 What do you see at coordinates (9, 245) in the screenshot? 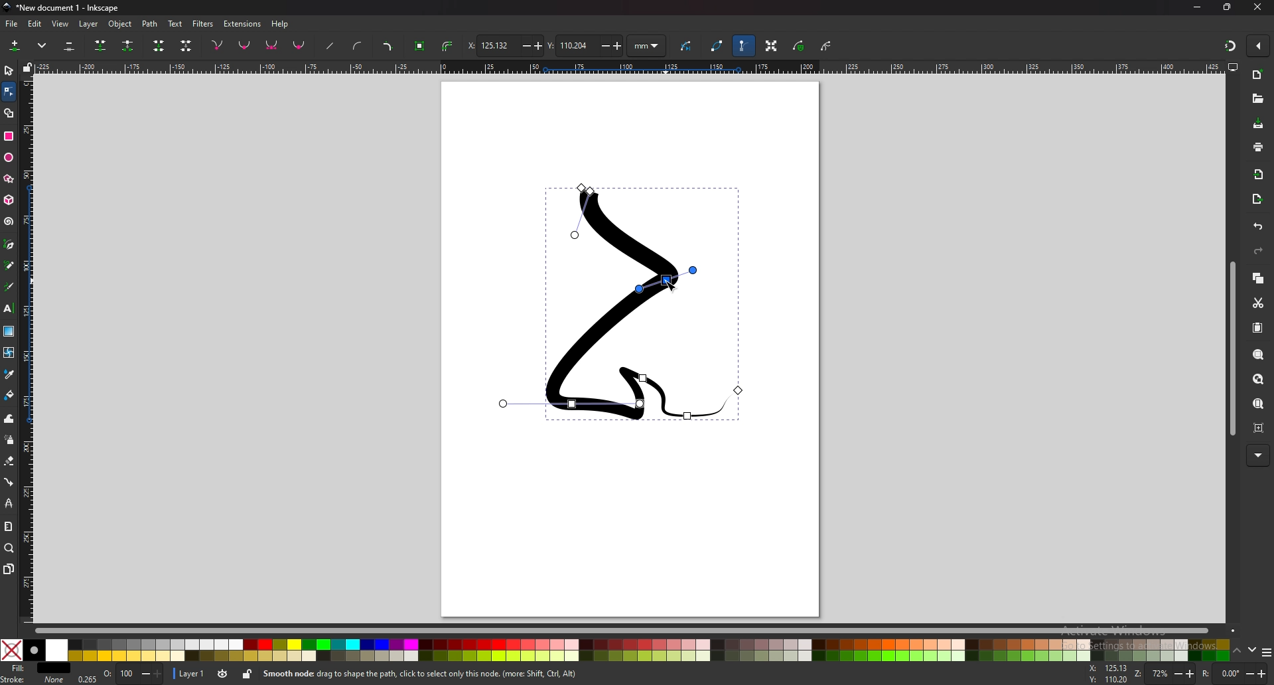
I see `pen` at bounding box center [9, 245].